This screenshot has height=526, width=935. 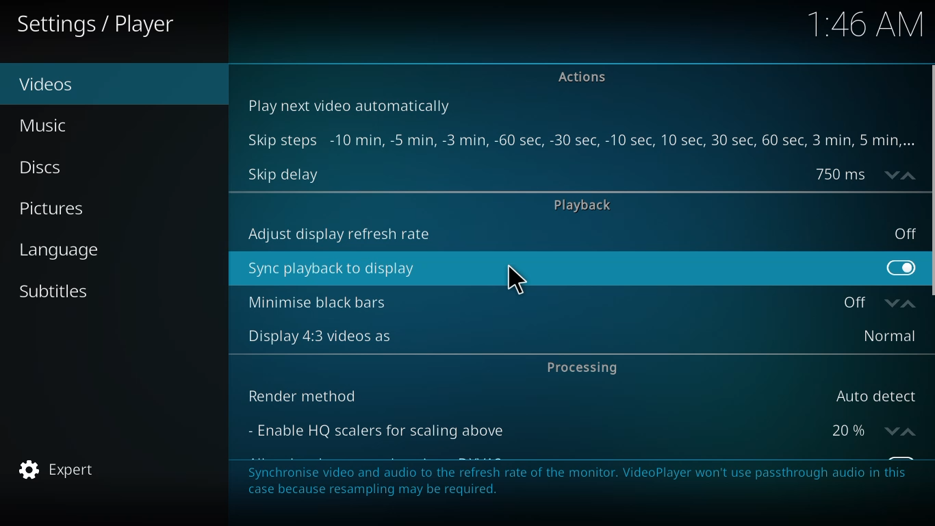 What do you see at coordinates (279, 174) in the screenshot?
I see `skip delay` at bounding box center [279, 174].